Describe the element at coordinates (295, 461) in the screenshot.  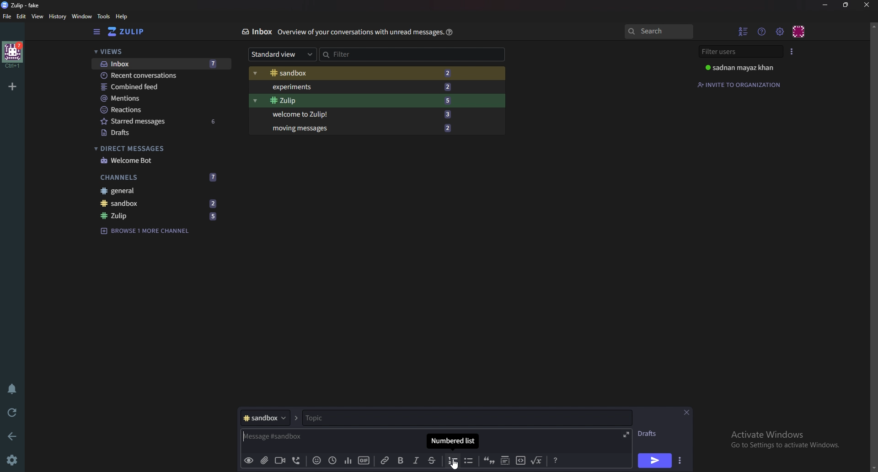
I see `Voice call` at that location.